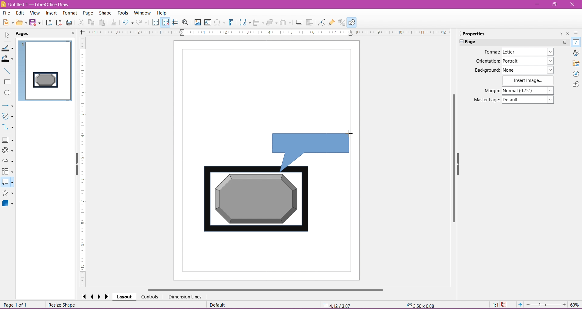  I want to click on Export directly as PDF, so click(59, 23).